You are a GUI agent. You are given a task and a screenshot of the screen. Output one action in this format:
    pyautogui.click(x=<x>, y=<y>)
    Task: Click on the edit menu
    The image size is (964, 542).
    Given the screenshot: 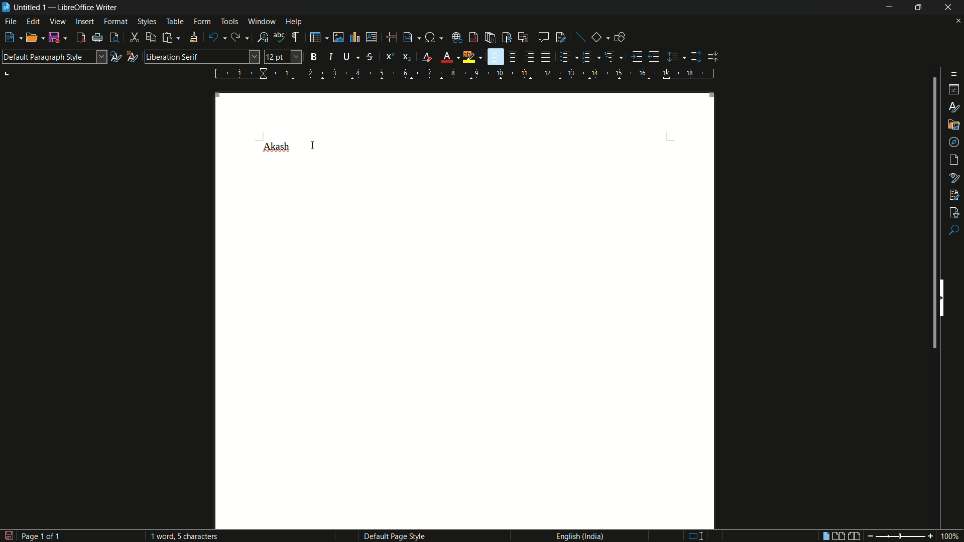 What is the action you would take?
    pyautogui.click(x=34, y=22)
    